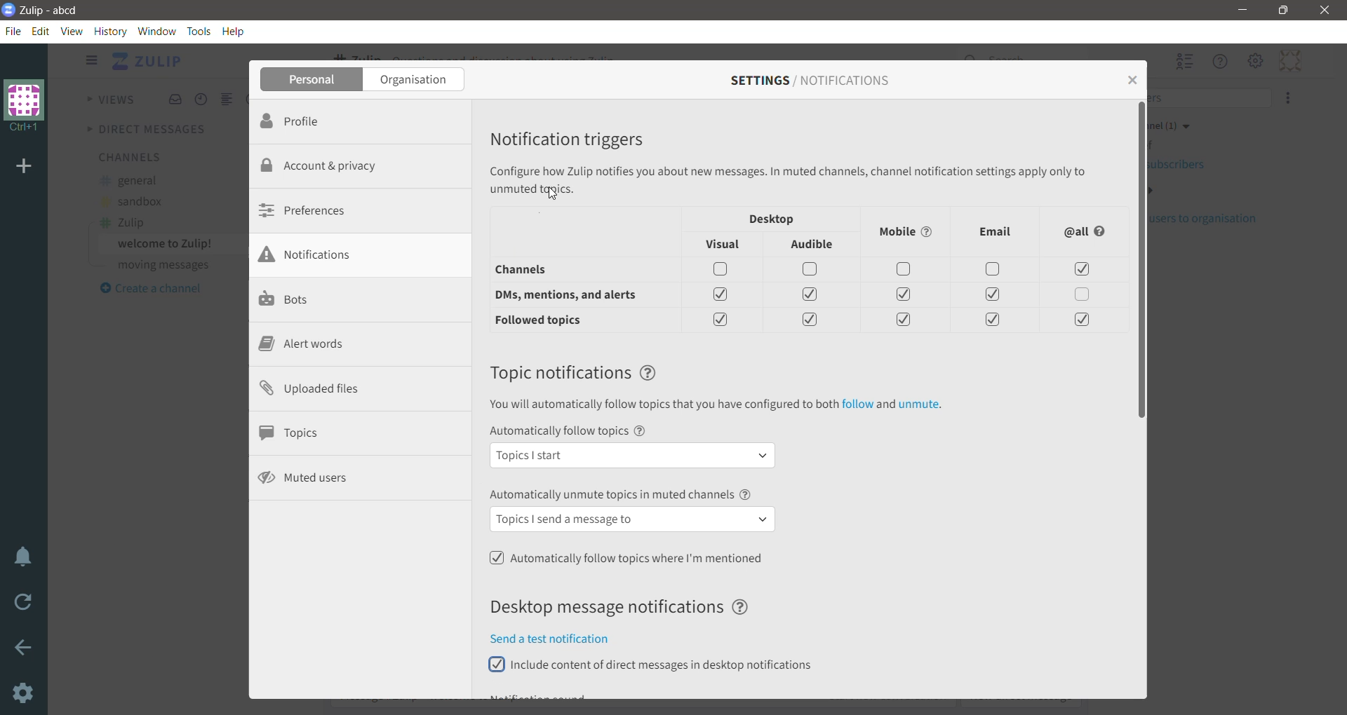  What do you see at coordinates (111, 31) in the screenshot?
I see `History` at bounding box center [111, 31].